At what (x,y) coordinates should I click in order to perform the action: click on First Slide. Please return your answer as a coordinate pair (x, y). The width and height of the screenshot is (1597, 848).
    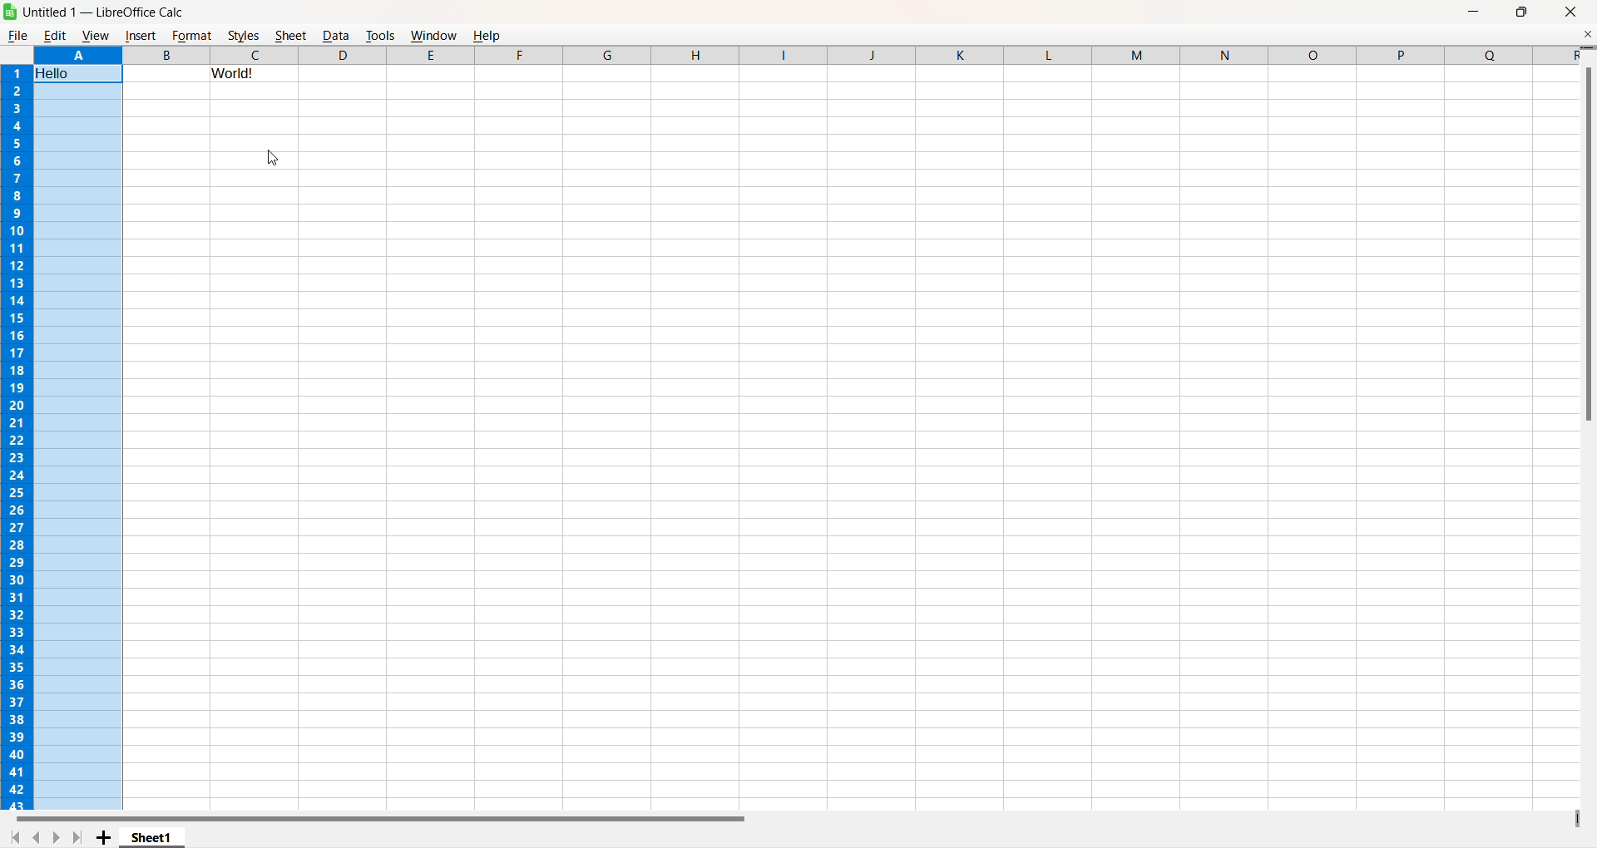
    Looking at the image, I should click on (16, 836).